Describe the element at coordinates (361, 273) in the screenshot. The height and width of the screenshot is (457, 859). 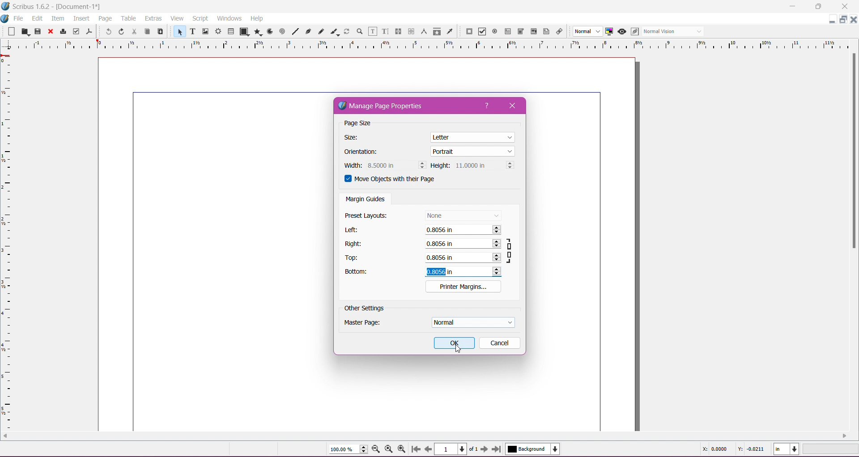
I see `Bottom` at that location.